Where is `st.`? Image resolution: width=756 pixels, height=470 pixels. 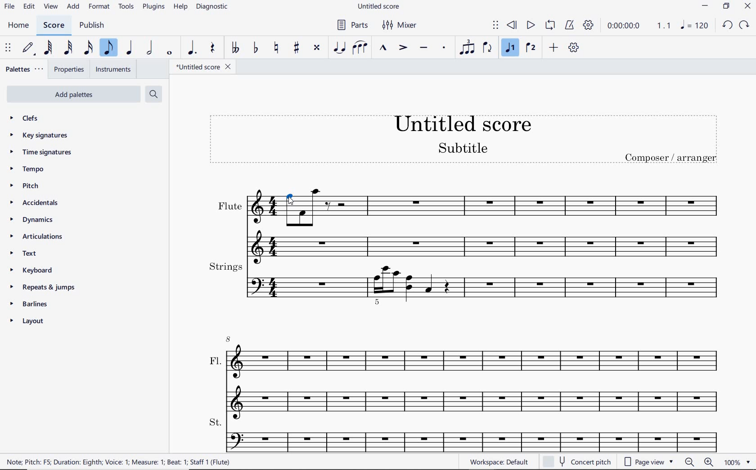 st. is located at coordinates (473, 434).